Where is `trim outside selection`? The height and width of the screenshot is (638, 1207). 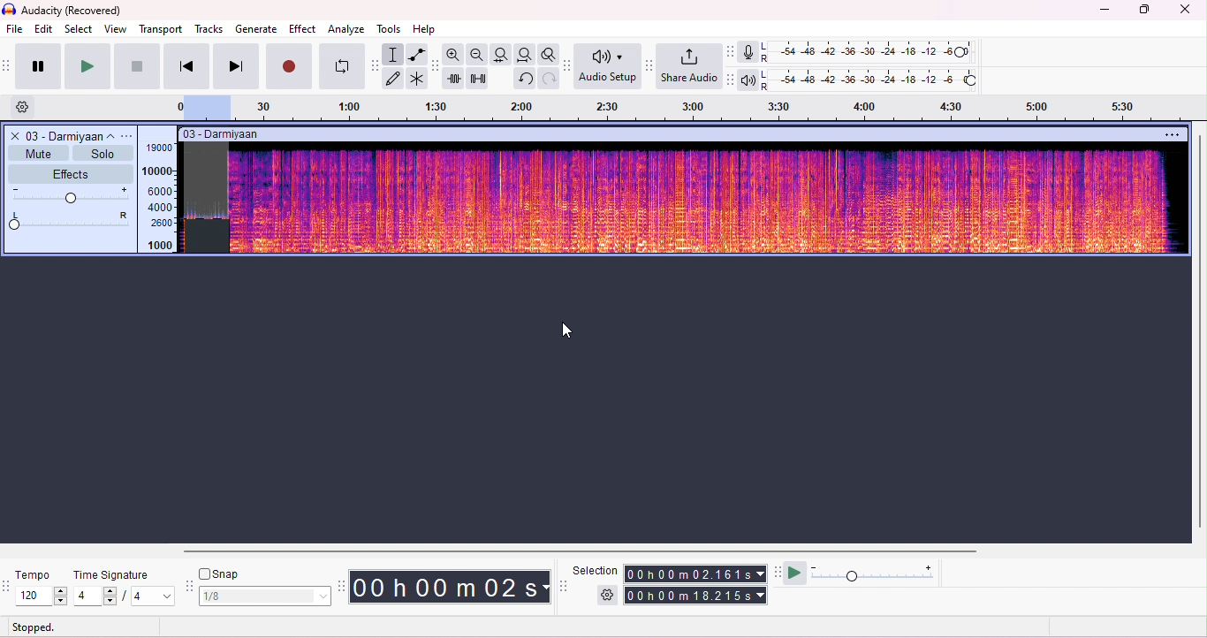 trim outside selection is located at coordinates (455, 78).